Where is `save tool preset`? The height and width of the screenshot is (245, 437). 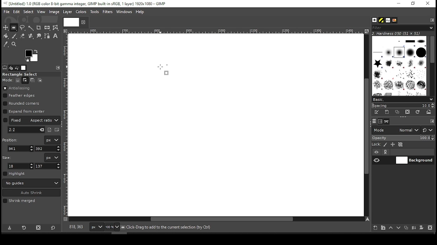
save tool preset is located at coordinates (10, 227).